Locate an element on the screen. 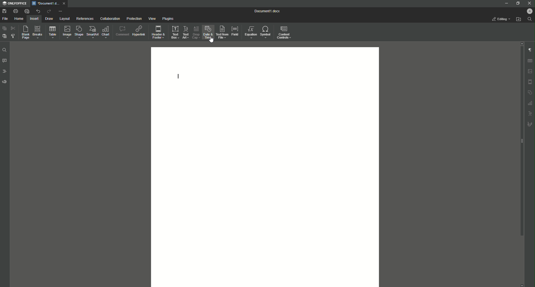 The height and width of the screenshot is (287, 535). Cut is located at coordinates (13, 28).